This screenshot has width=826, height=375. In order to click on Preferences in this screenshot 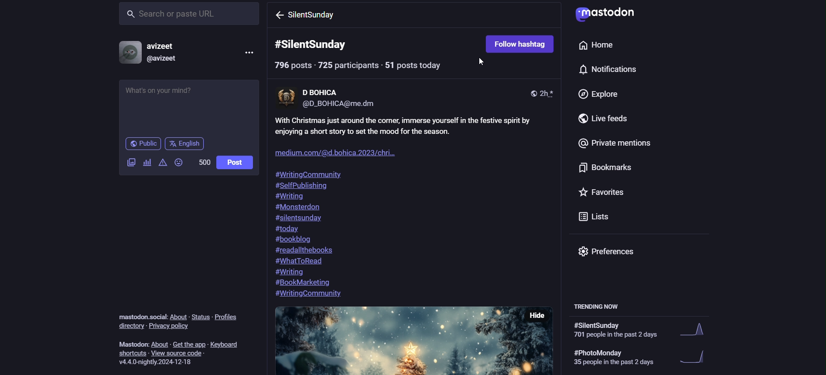, I will do `click(608, 251)`.